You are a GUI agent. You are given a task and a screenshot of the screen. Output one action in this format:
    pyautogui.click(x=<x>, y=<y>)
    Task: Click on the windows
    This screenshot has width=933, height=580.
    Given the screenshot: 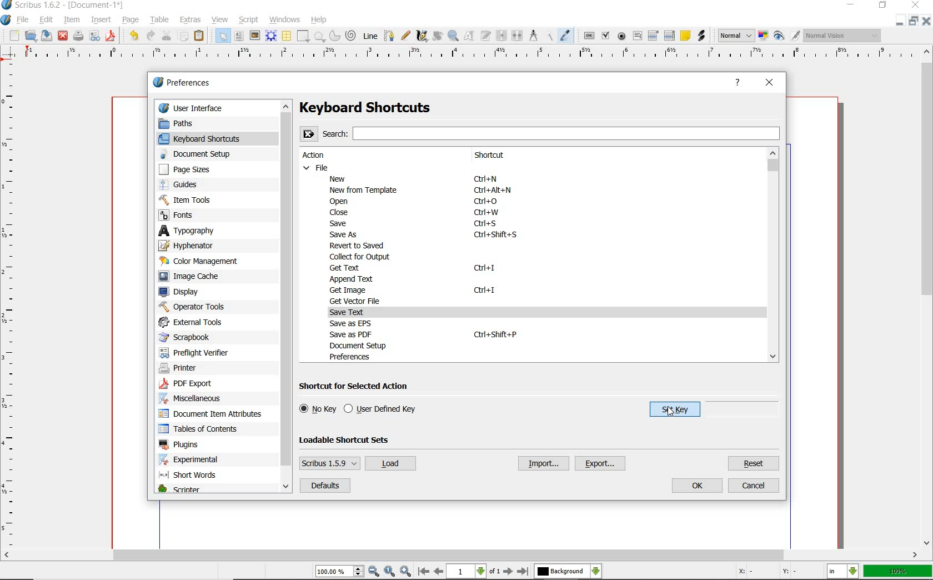 What is the action you would take?
    pyautogui.click(x=285, y=20)
    